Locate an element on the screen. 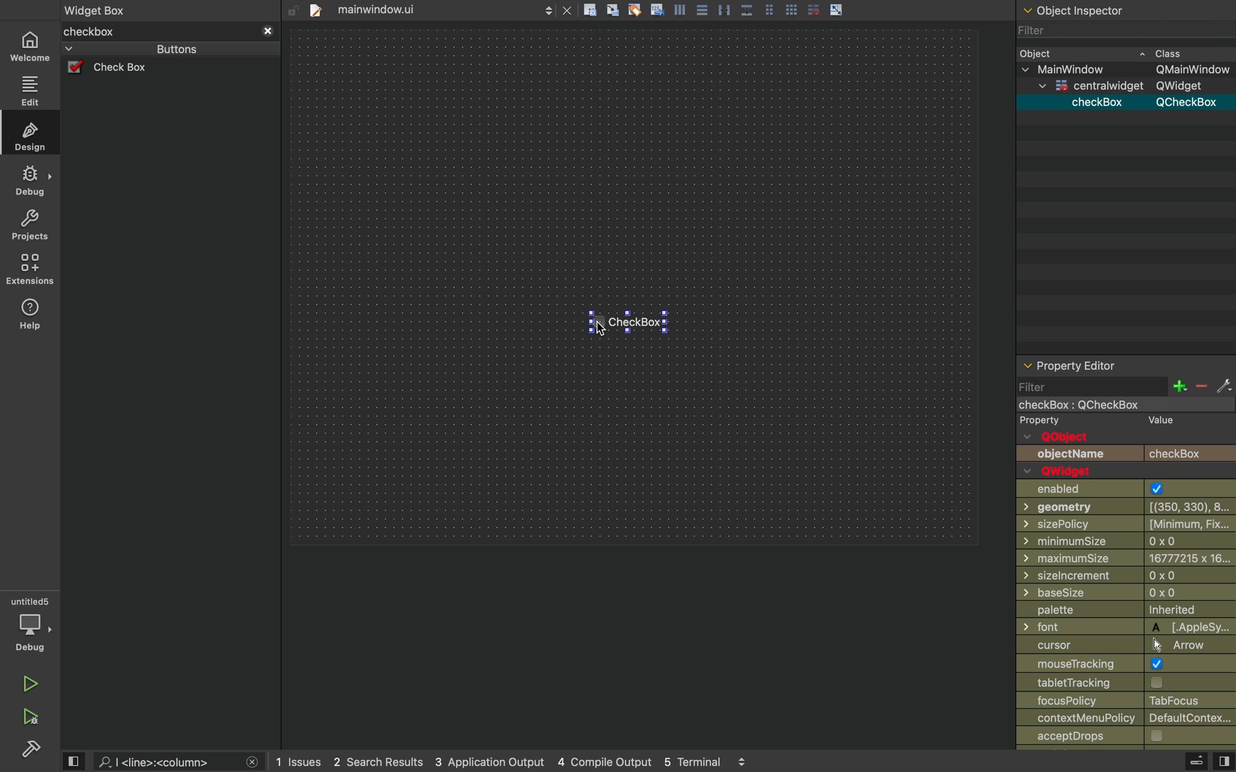 The height and width of the screenshot is (772, 1236). check box is located at coordinates (126, 68).